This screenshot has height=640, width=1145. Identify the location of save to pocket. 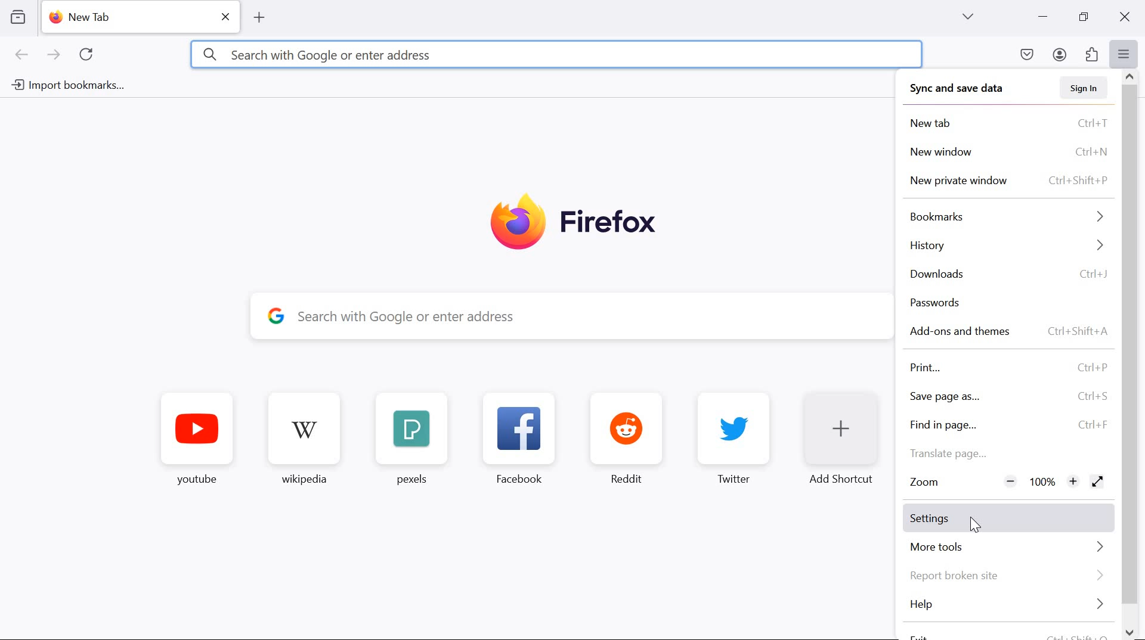
(1027, 55).